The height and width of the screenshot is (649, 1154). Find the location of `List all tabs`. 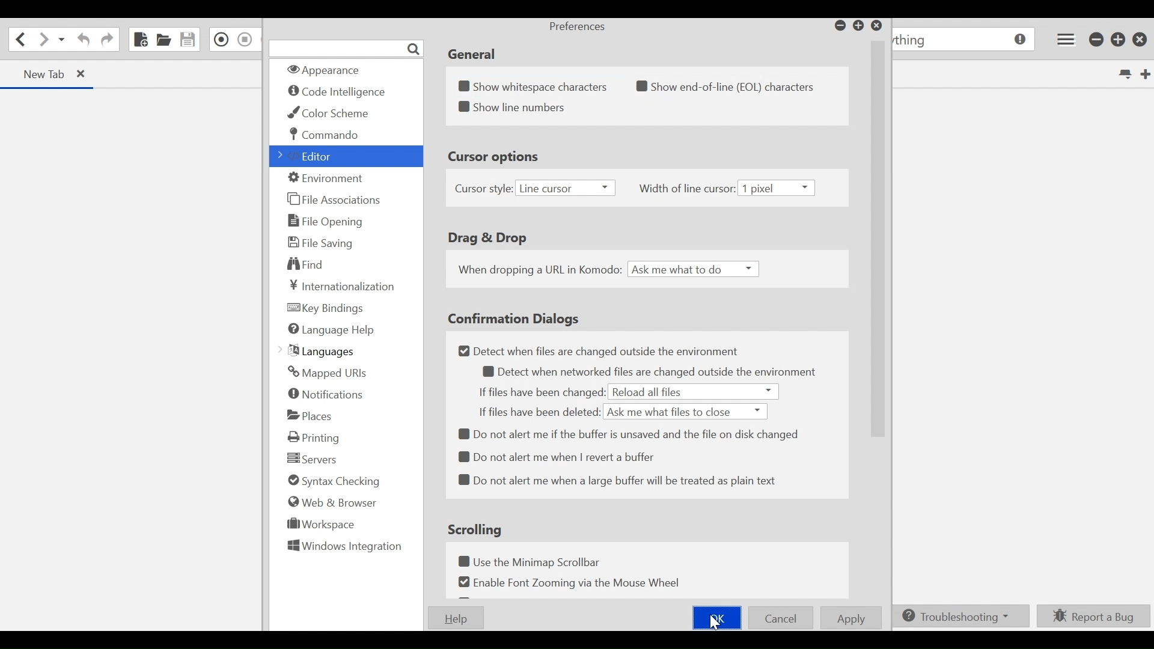

List all tabs is located at coordinates (1124, 73).